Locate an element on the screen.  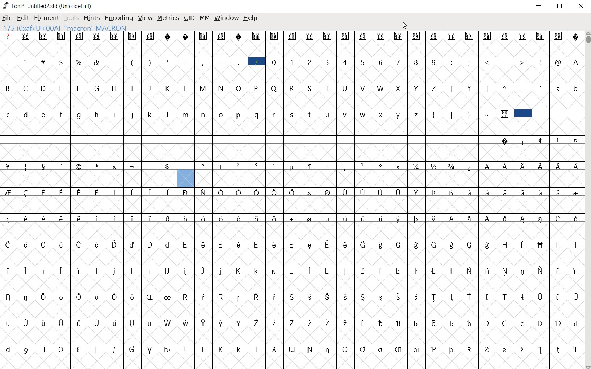
Symbol is located at coordinates (522, 297).